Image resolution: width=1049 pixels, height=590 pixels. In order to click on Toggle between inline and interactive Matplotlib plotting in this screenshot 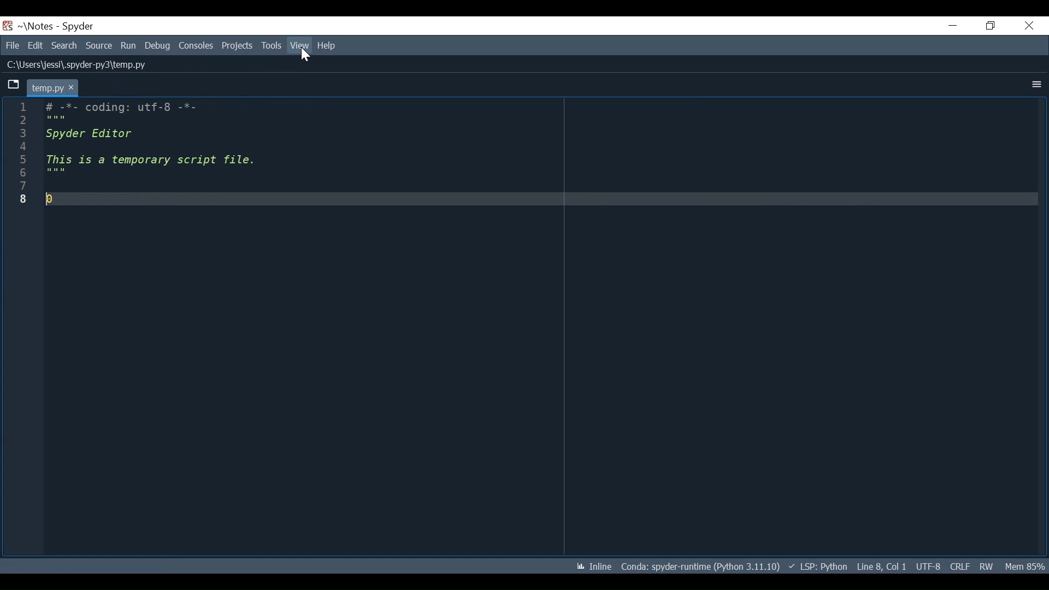, I will do `click(595, 567)`.